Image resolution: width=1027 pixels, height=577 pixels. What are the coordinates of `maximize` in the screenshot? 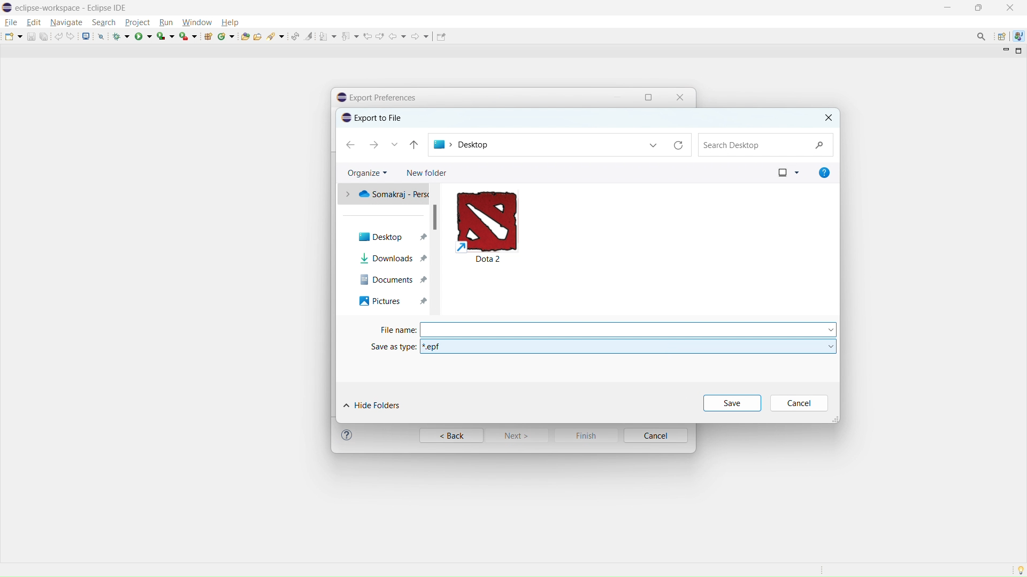 It's located at (651, 96).